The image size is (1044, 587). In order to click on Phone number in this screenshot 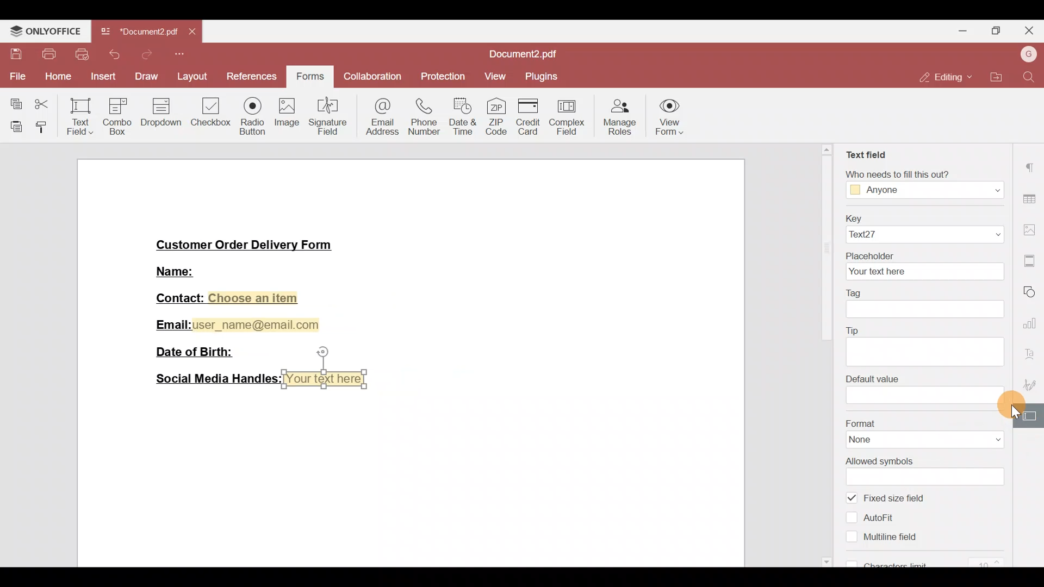, I will do `click(420, 117)`.